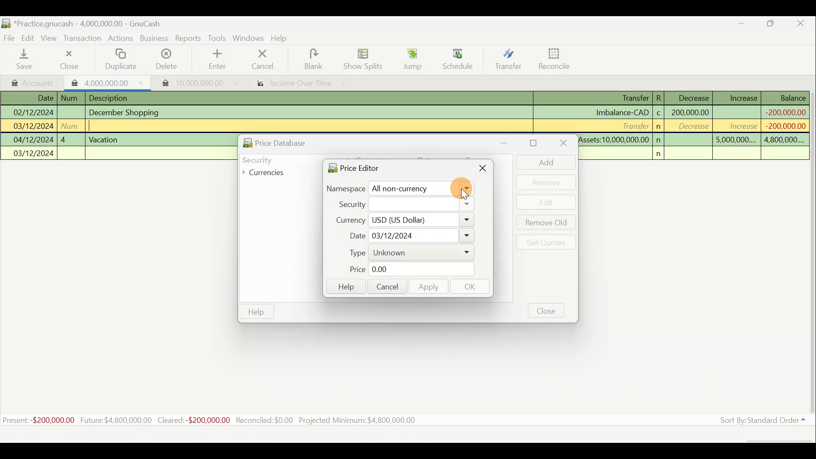 Image resolution: width=816 pixels, height=459 pixels. Describe the element at coordinates (507, 60) in the screenshot. I see `Transfer` at that location.